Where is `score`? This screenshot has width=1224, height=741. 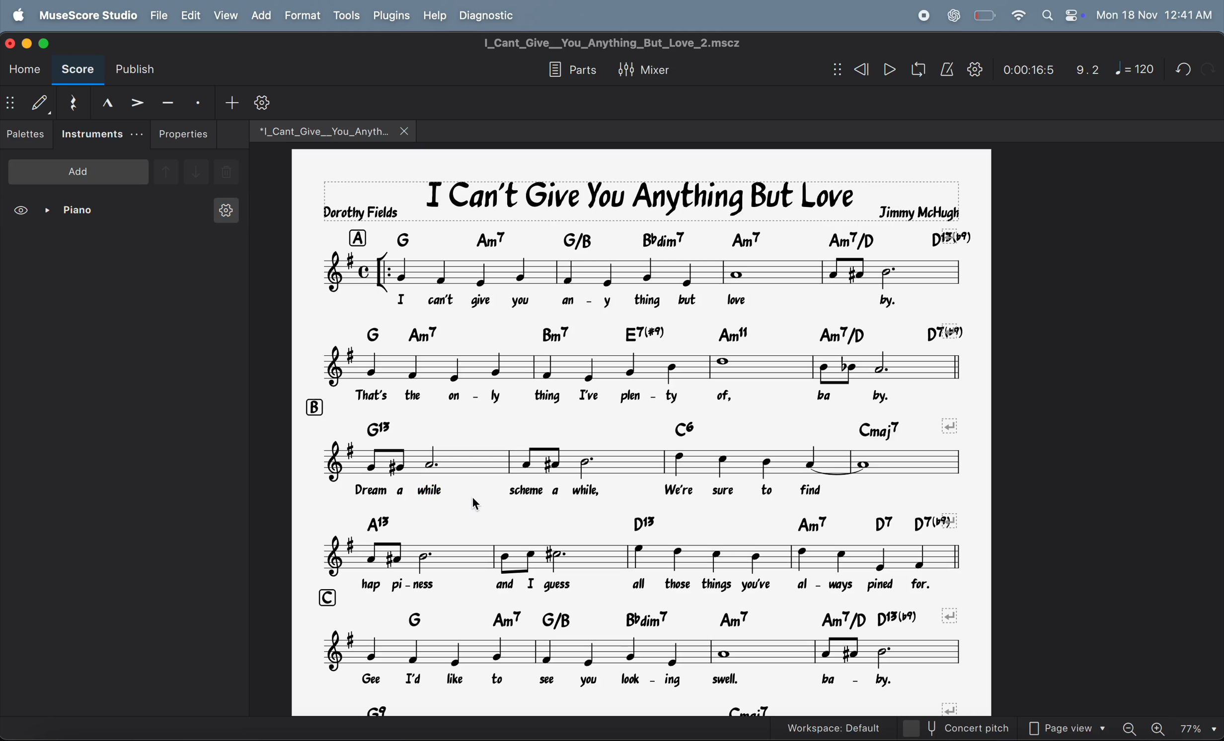 score is located at coordinates (77, 71).